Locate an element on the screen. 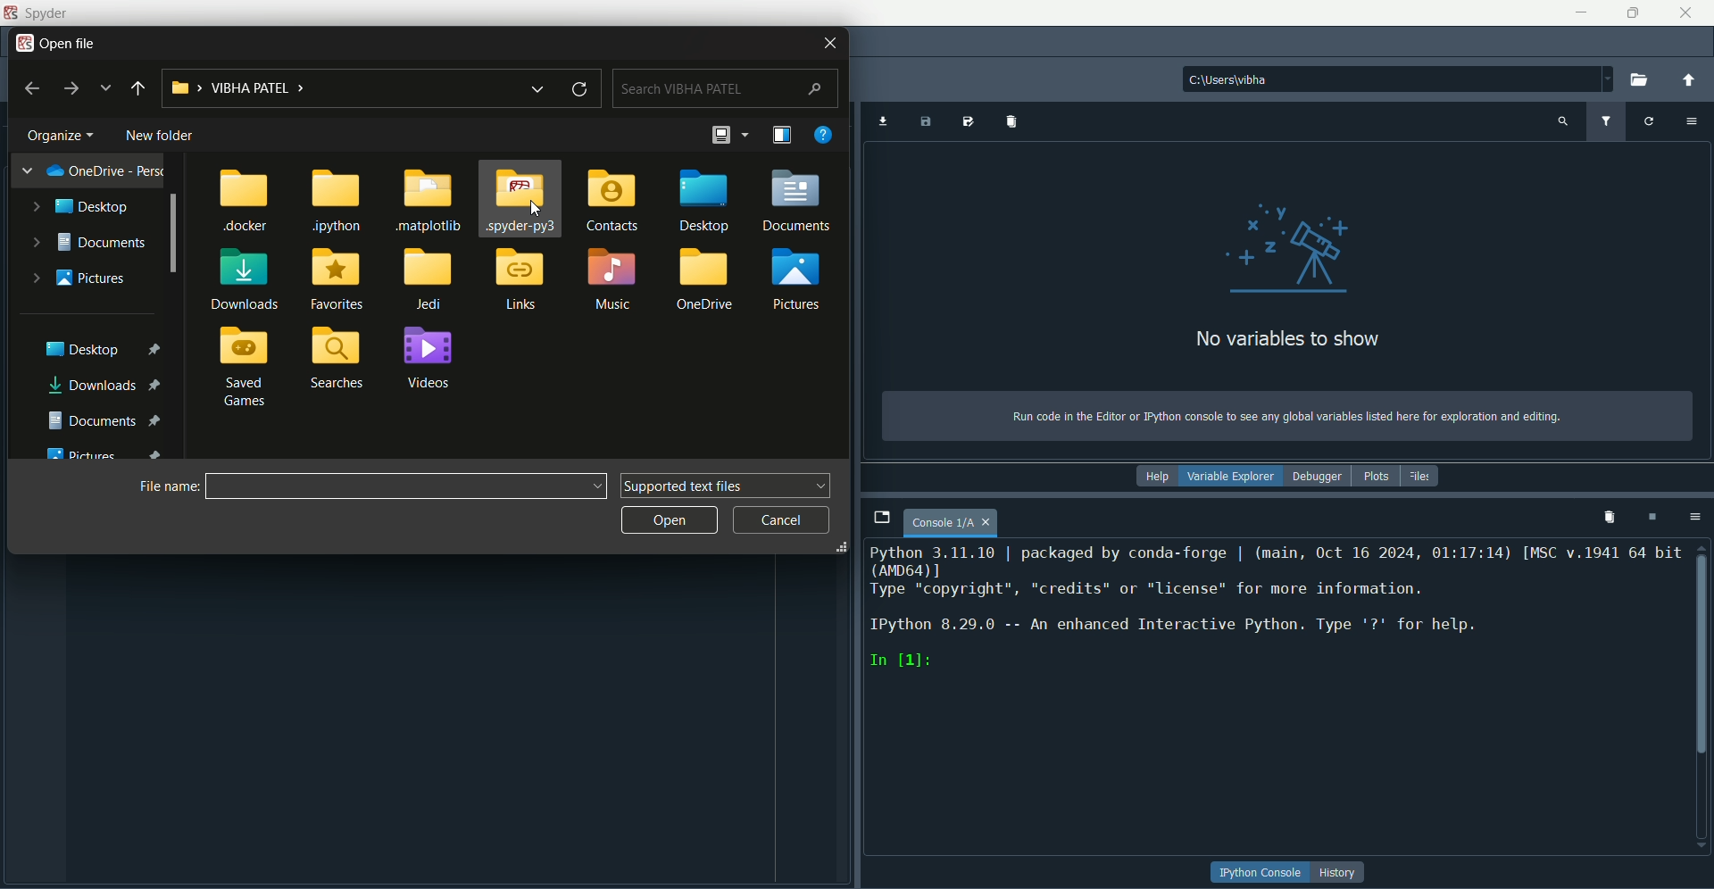 The height and width of the screenshot is (889, 1714). file bar is located at coordinates (408, 486).